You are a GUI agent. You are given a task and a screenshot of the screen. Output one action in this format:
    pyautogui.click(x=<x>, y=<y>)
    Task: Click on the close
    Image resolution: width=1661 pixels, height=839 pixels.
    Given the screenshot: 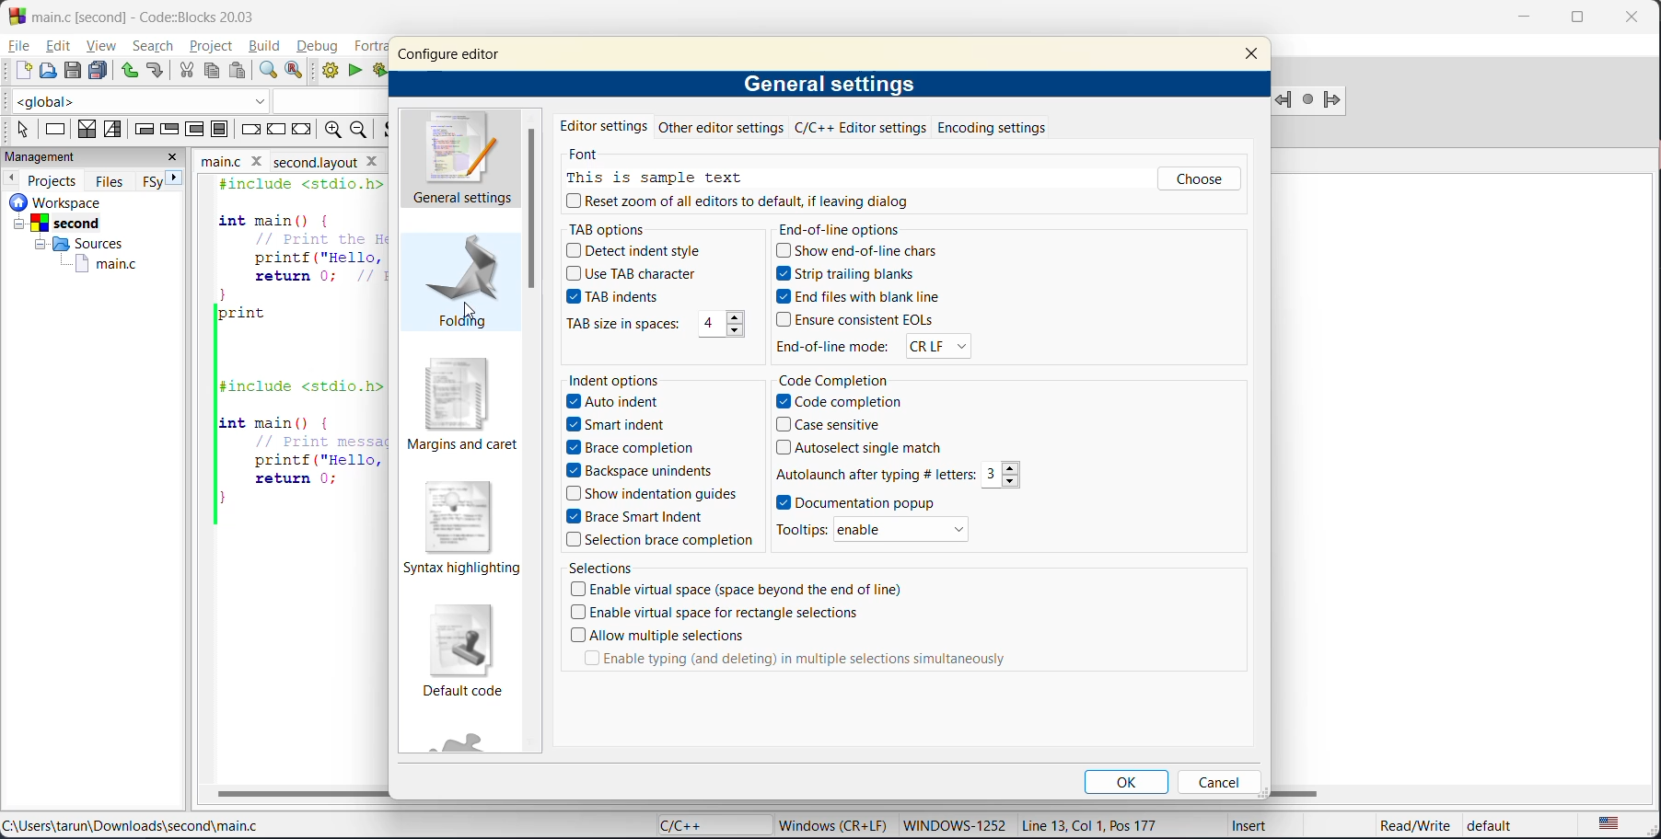 What is the action you would take?
    pyautogui.click(x=177, y=157)
    